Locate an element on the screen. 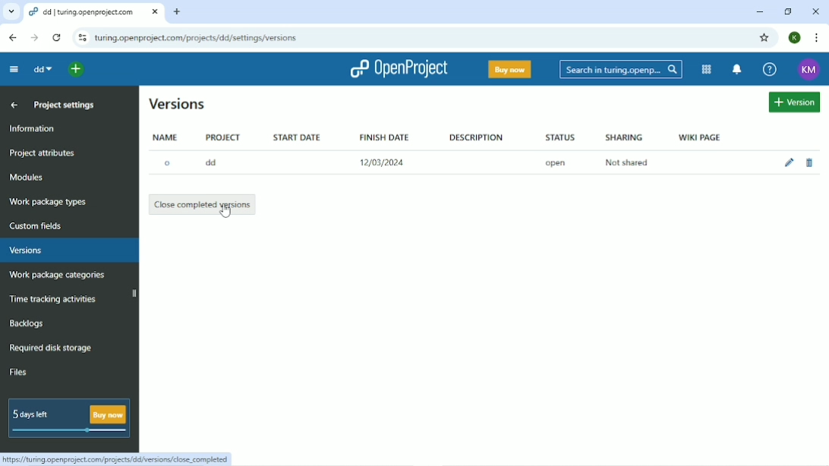  Collapse project menu is located at coordinates (11, 69).